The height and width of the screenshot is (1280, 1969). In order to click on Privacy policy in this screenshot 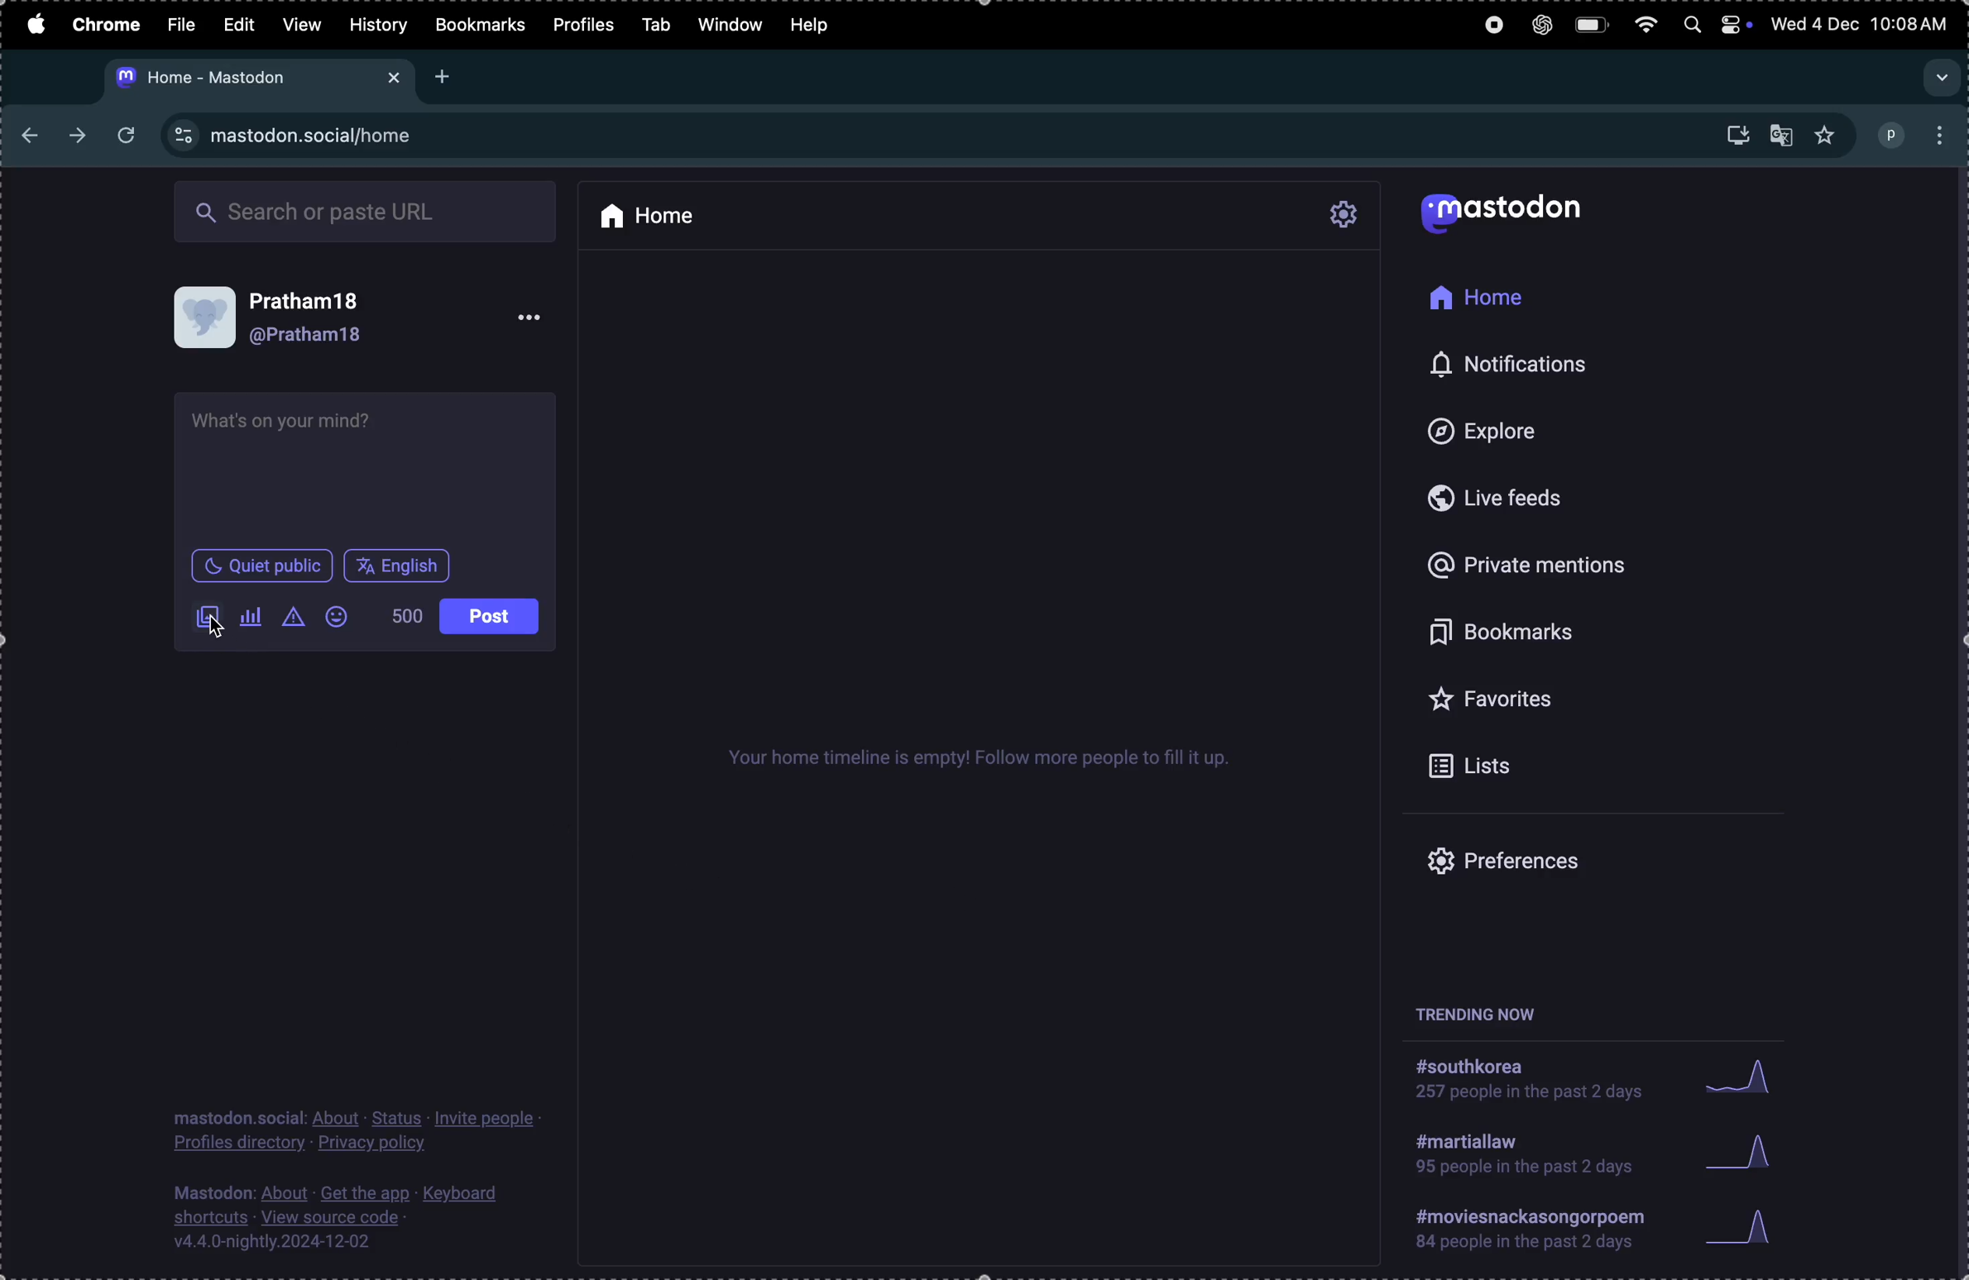, I will do `click(357, 1131)`.